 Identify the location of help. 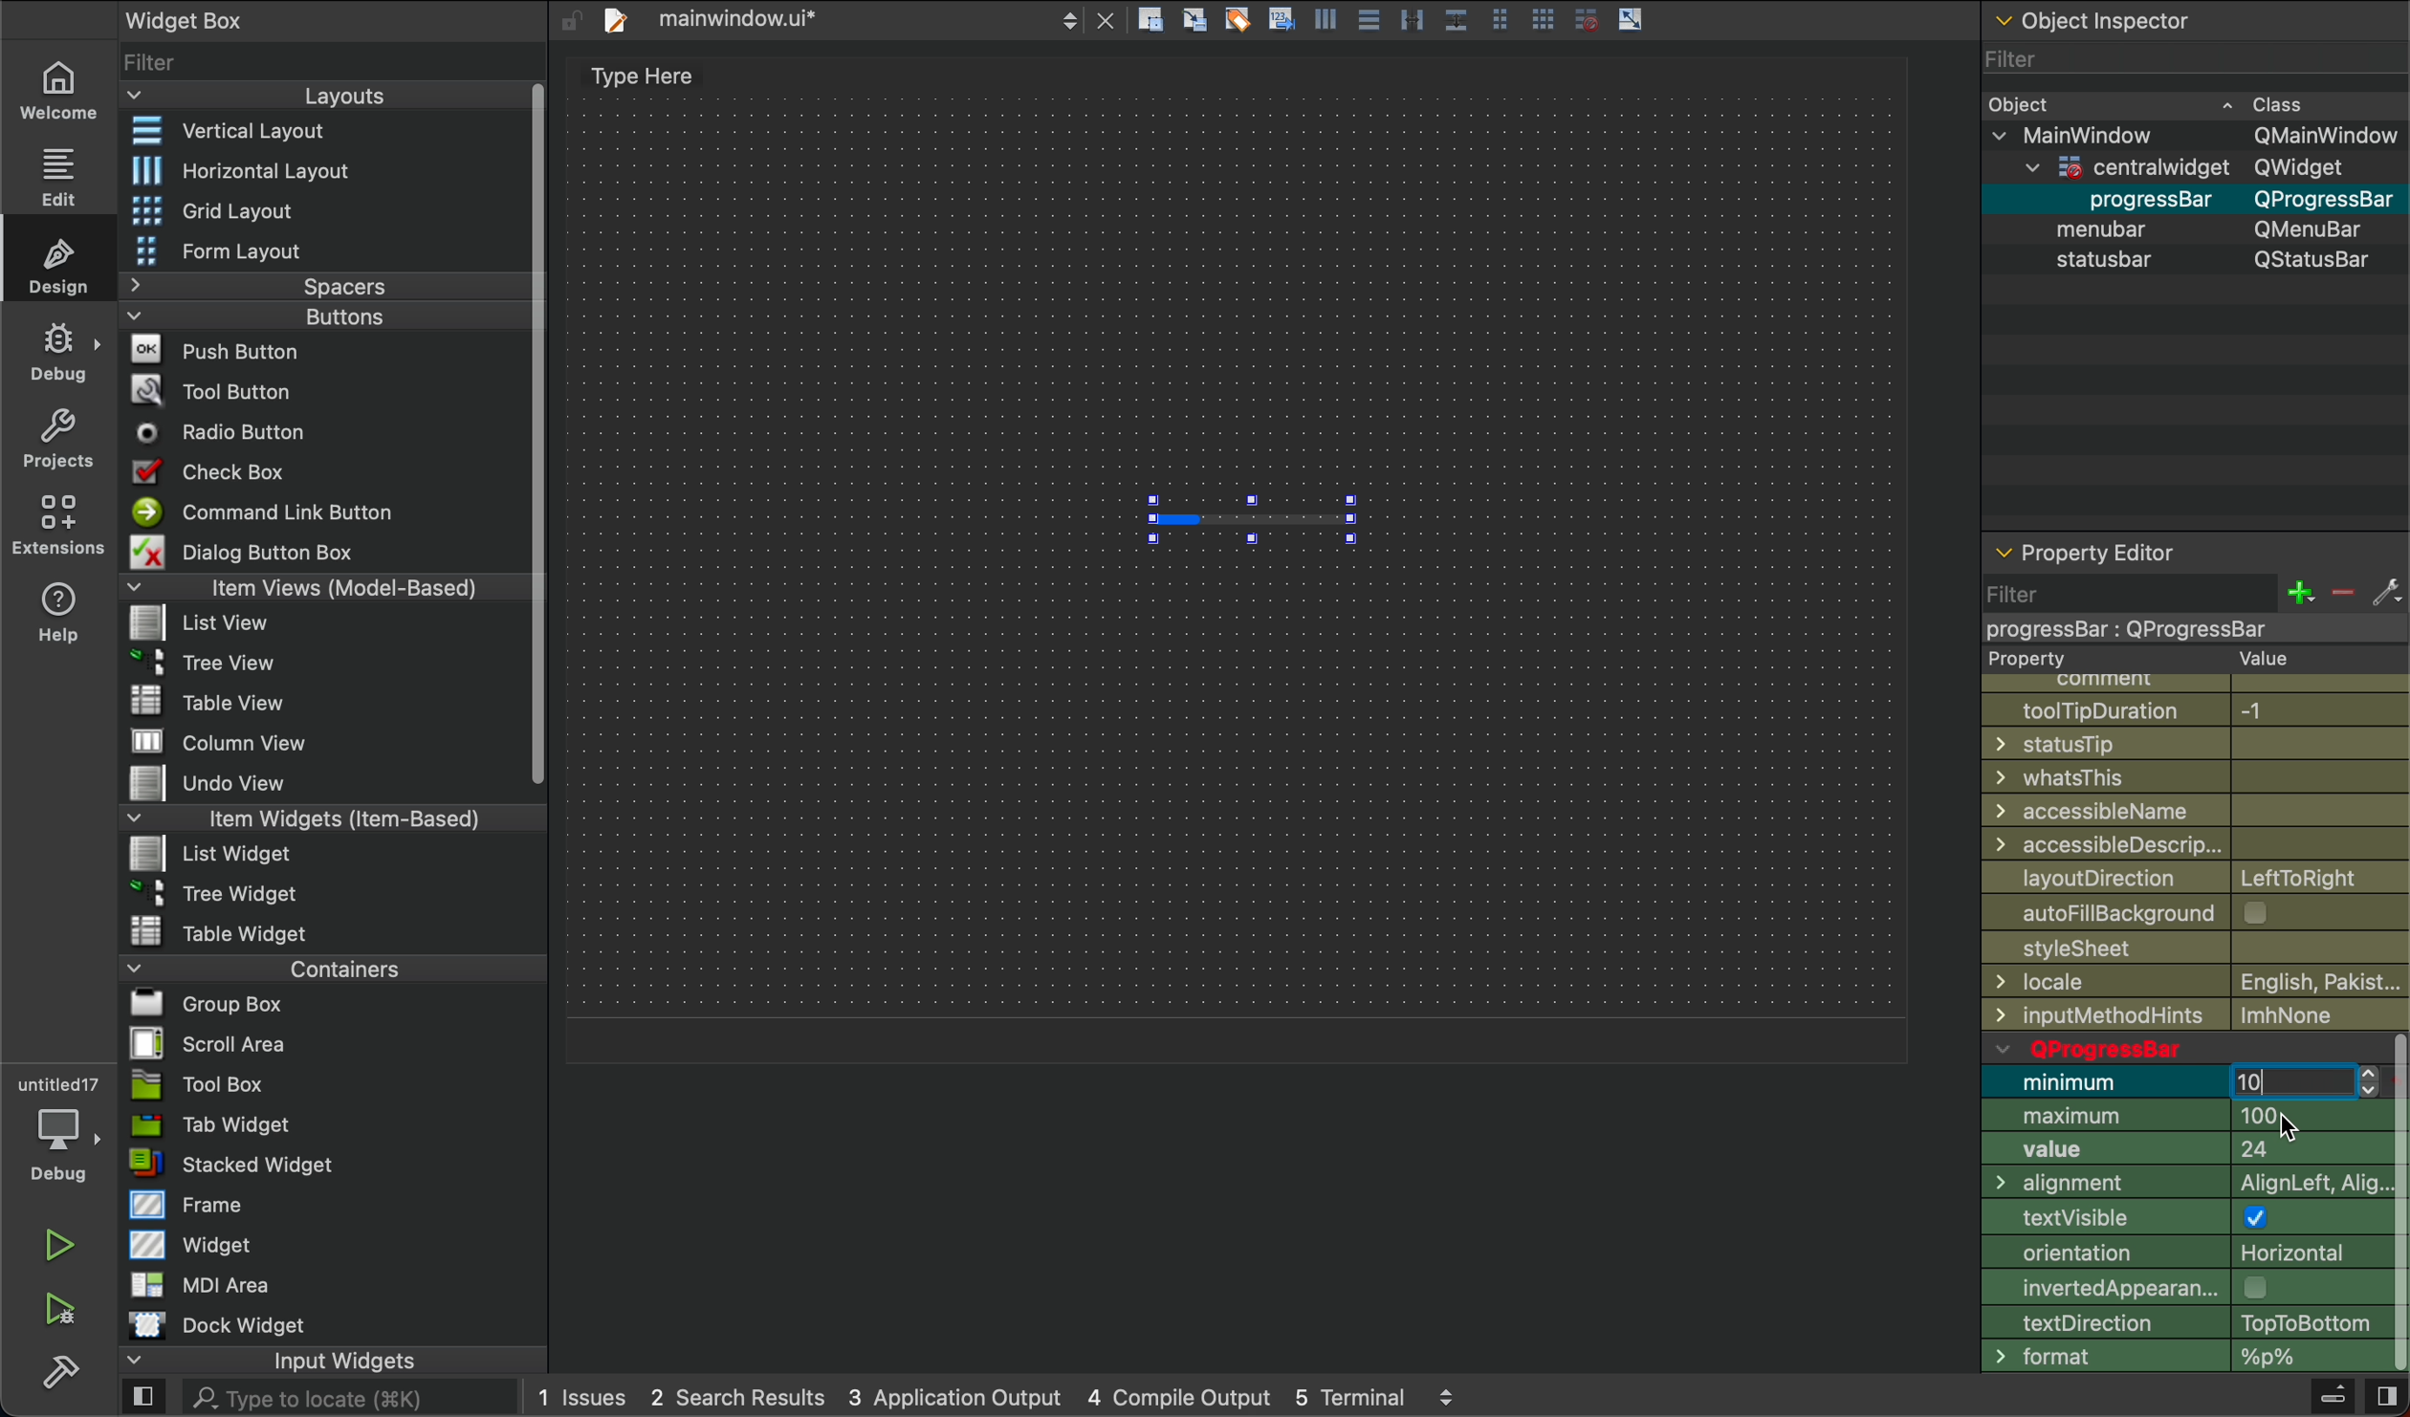
(60, 611).